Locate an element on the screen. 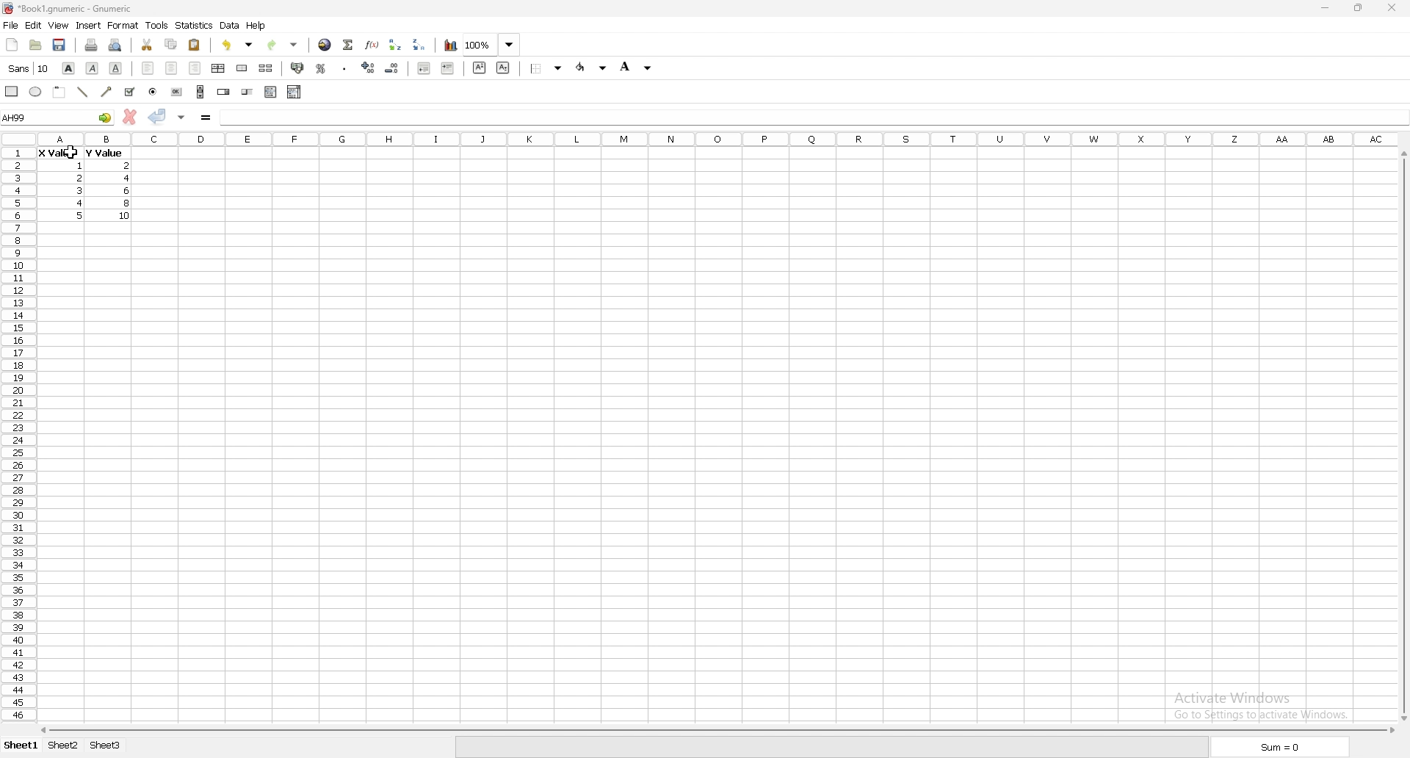 This screenshot has height=758, width=1410. accounting is located at coordinates (298, 68).